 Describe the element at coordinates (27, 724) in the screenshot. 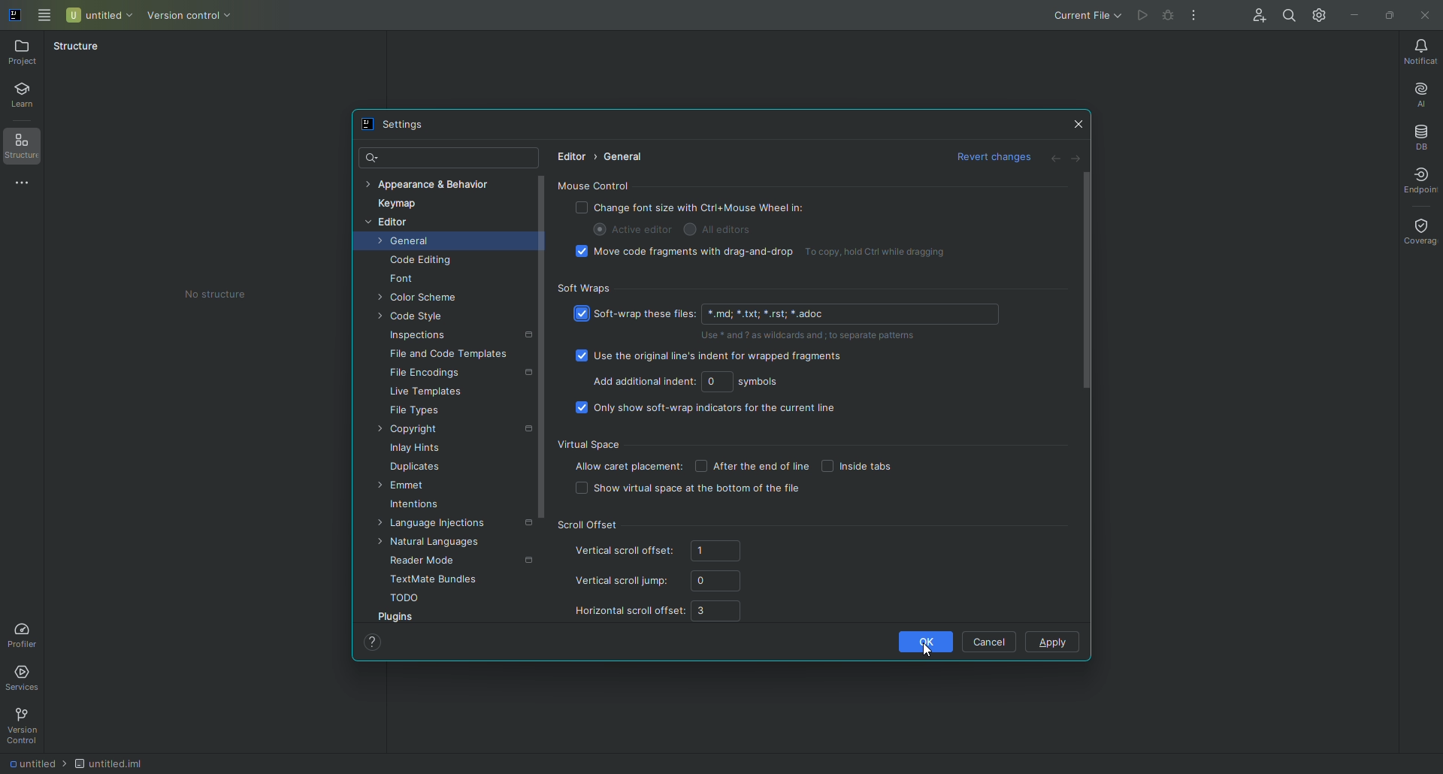

I see `Version Control` at that location.